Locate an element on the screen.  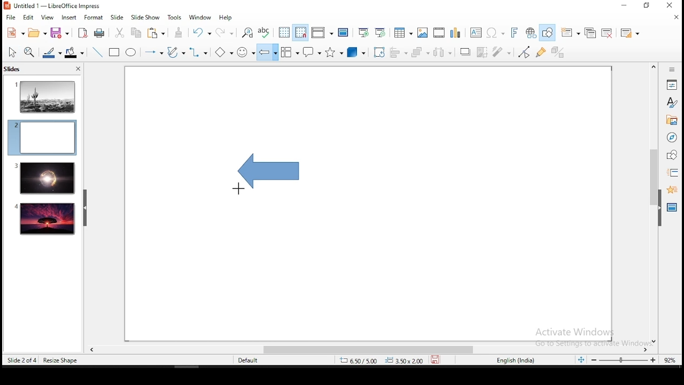
default is located at coordinates (249, 360).